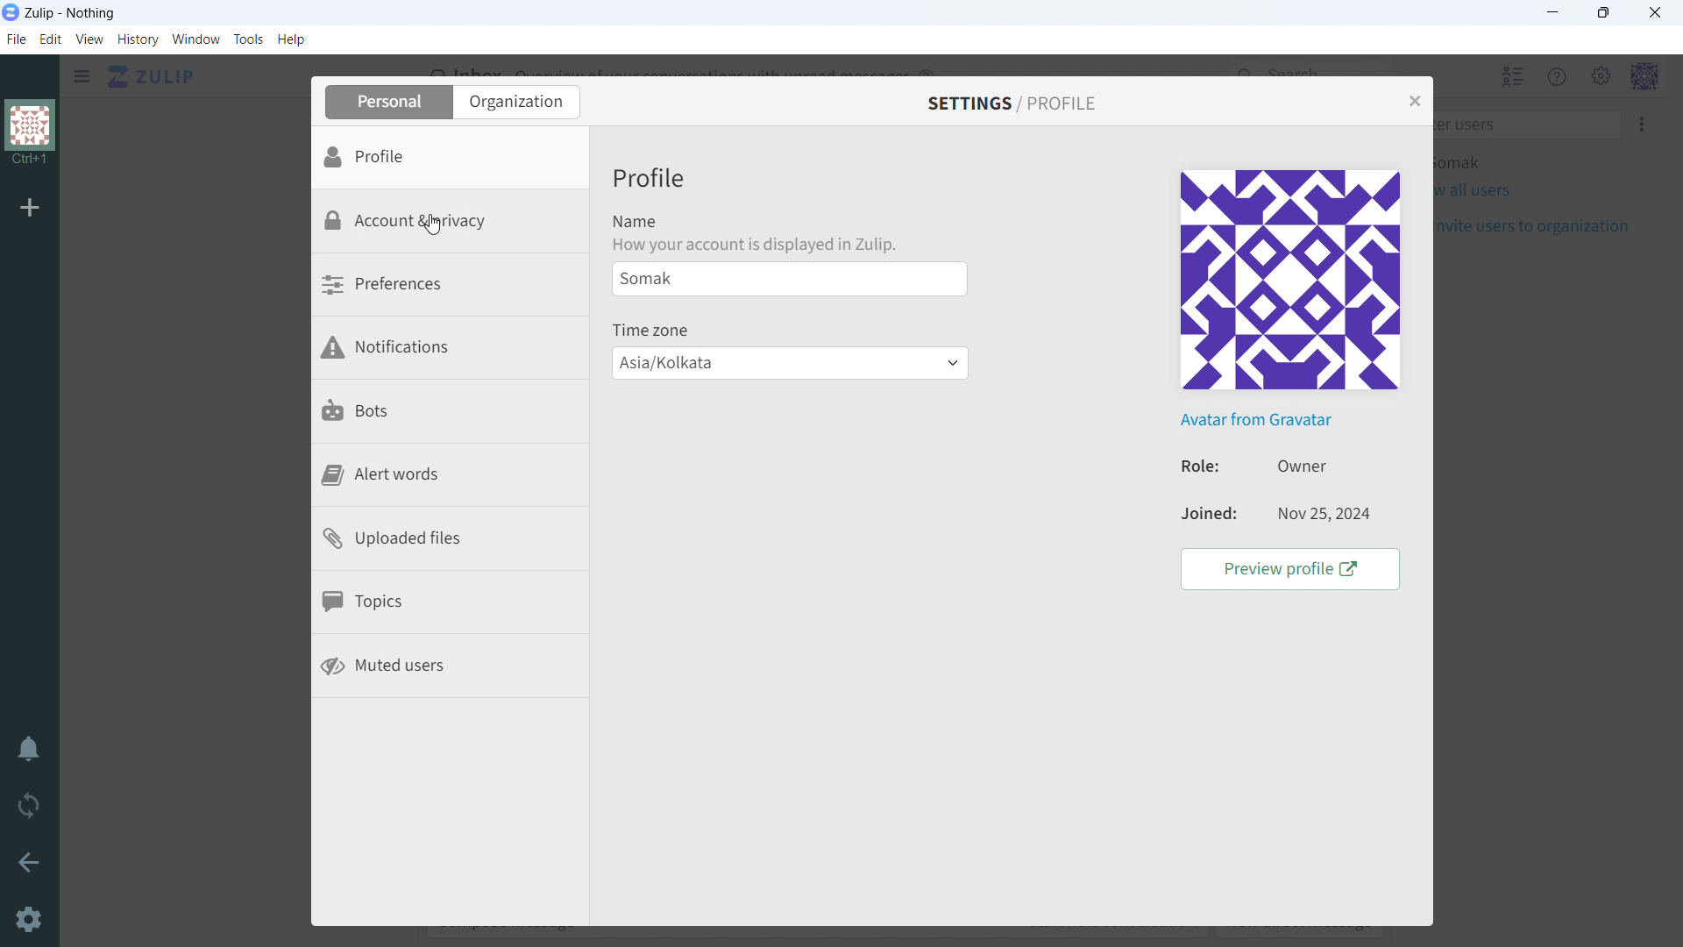 This screenshot has width=1683, height=947. Describe the element at coordinates (1644, 77) in the screenshot. I see `profile menu` at that location.